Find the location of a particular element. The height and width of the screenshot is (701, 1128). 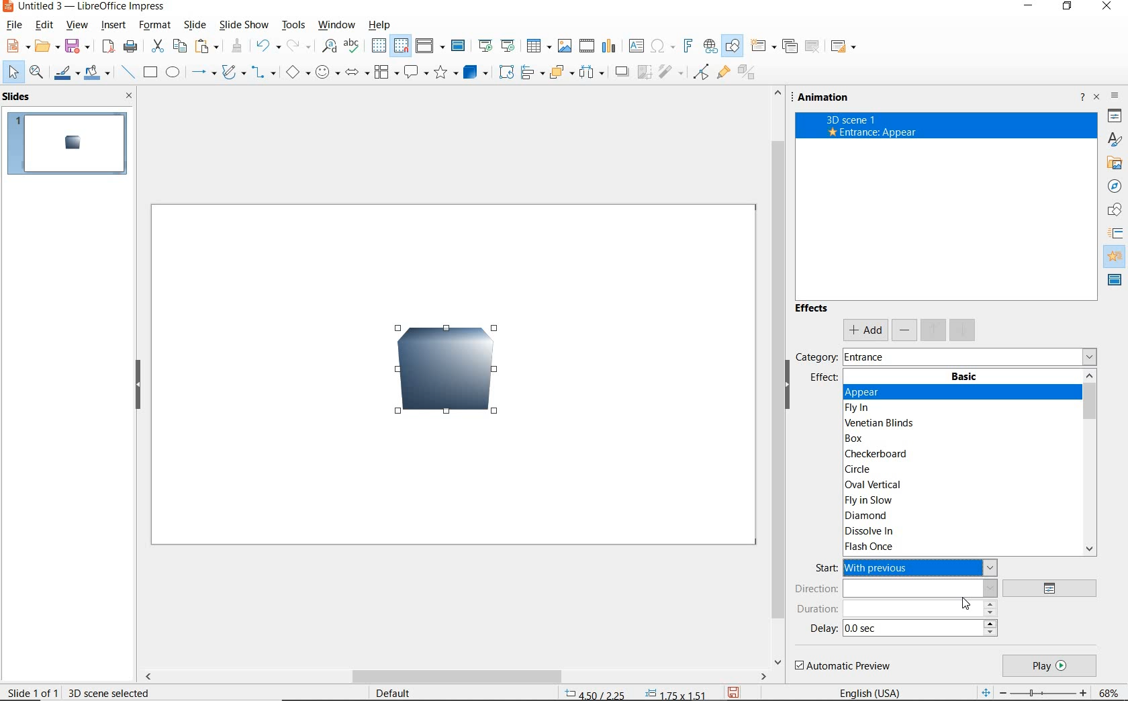

ENTRANCE is located at coordinates (869, 356).